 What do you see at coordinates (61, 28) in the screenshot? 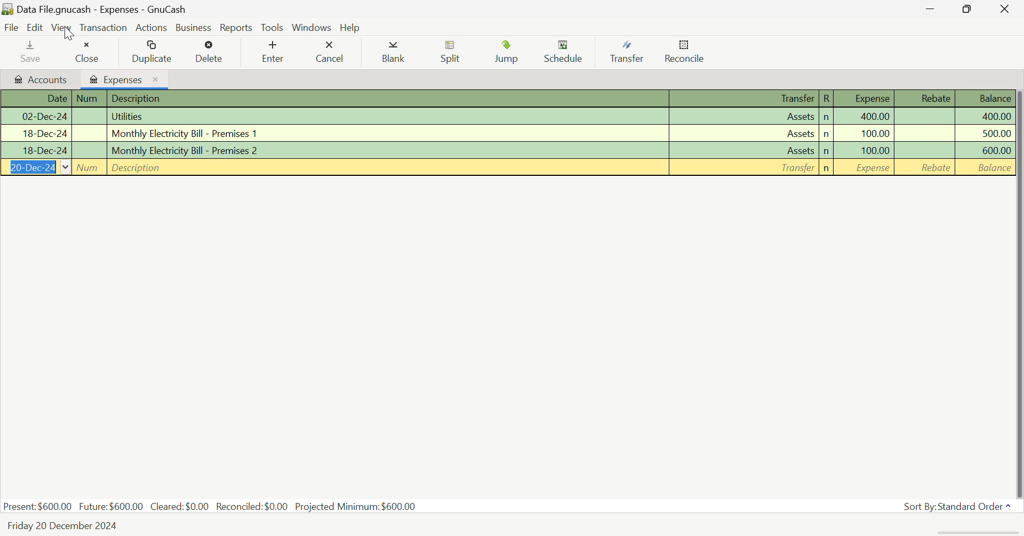
I see `View` at bounding box center [61, 28].